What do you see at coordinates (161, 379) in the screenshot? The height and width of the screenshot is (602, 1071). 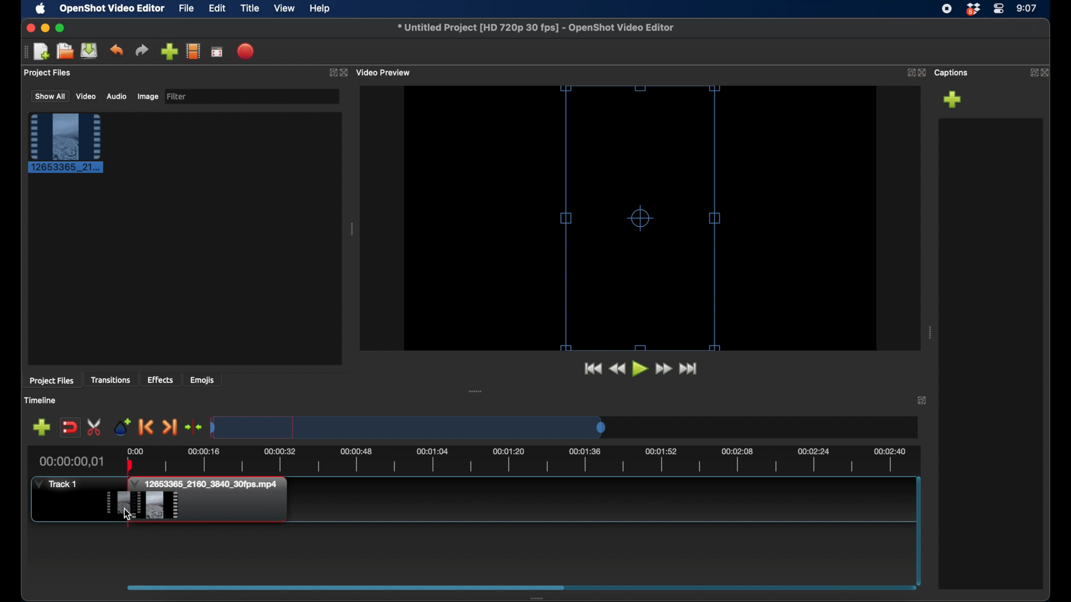 I see `effects` at bounding box center [161, 379].